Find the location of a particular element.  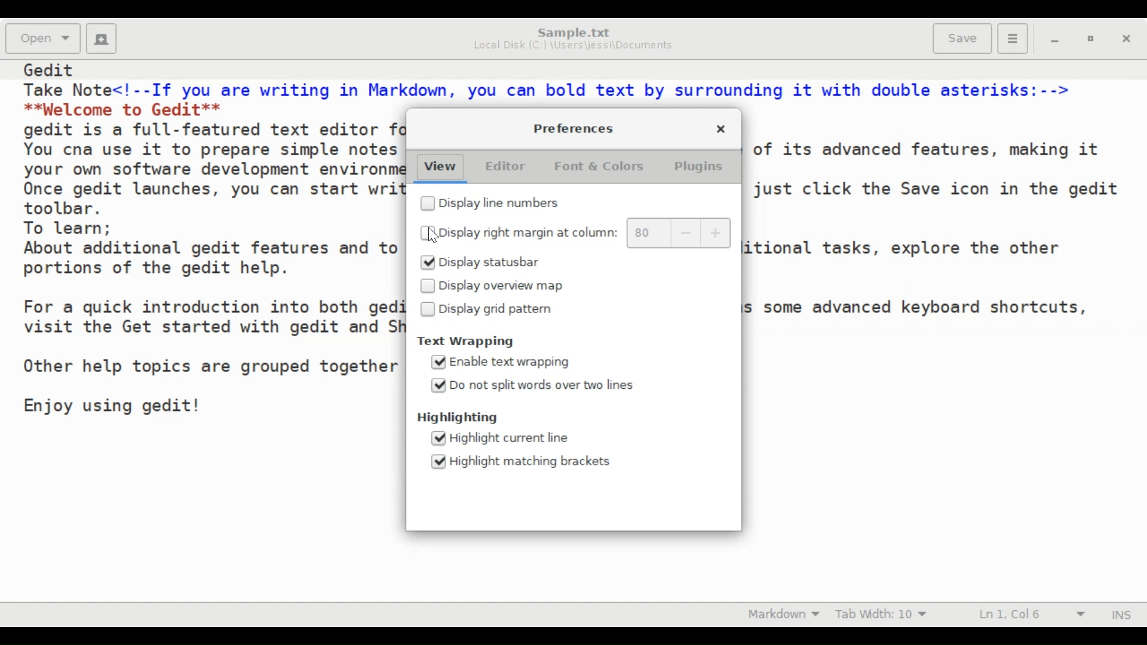

cursor is located at coordinates (435, 238).